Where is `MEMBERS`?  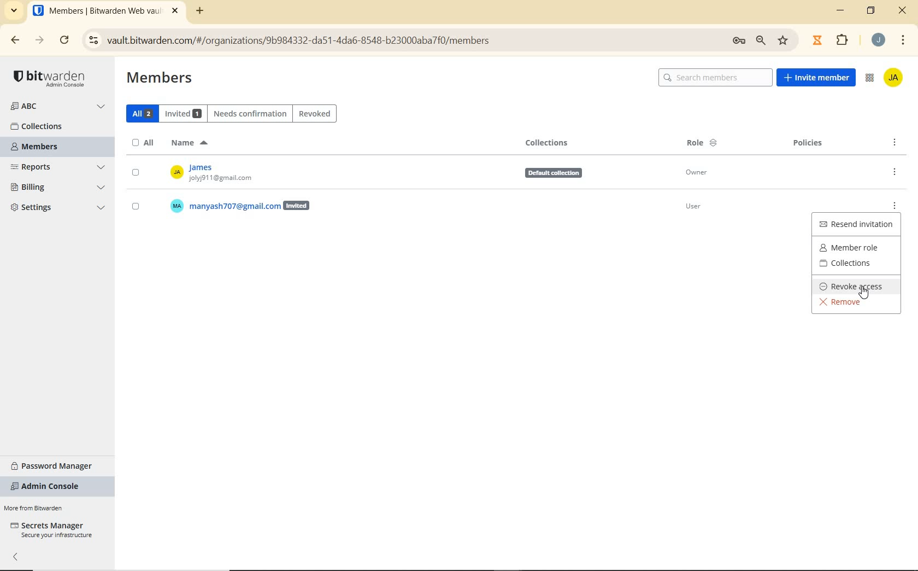
MEMBERS is located at coordinates (44, 147).